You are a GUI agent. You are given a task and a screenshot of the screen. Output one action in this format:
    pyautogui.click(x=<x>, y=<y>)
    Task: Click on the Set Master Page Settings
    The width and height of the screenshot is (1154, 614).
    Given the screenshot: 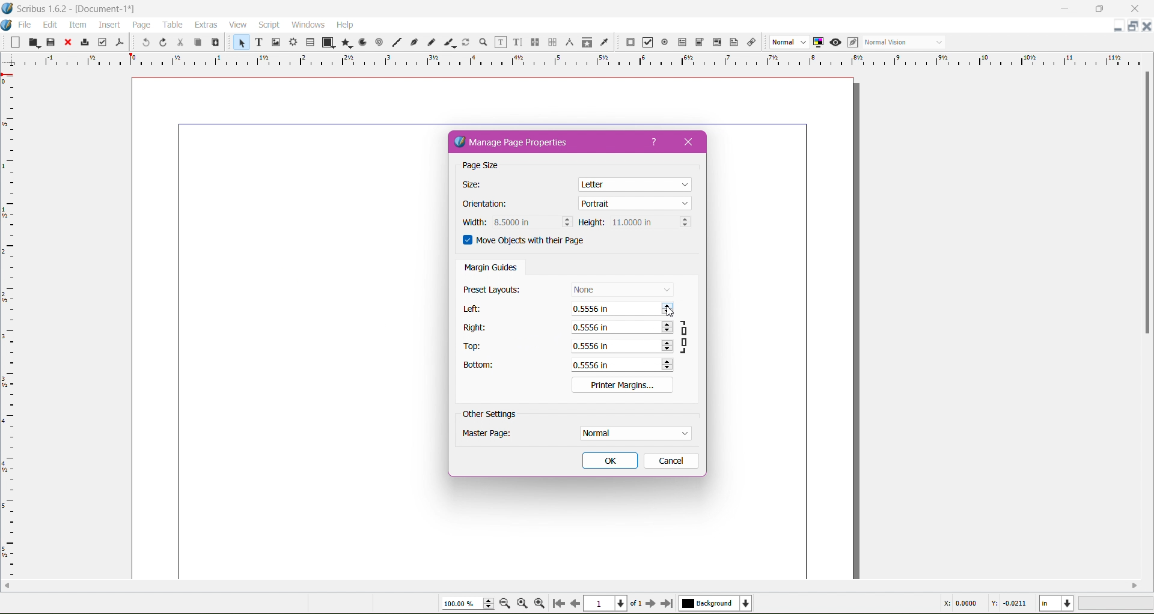 What is the action you would take?
    pyautogui.click(x=634, y=433)
    